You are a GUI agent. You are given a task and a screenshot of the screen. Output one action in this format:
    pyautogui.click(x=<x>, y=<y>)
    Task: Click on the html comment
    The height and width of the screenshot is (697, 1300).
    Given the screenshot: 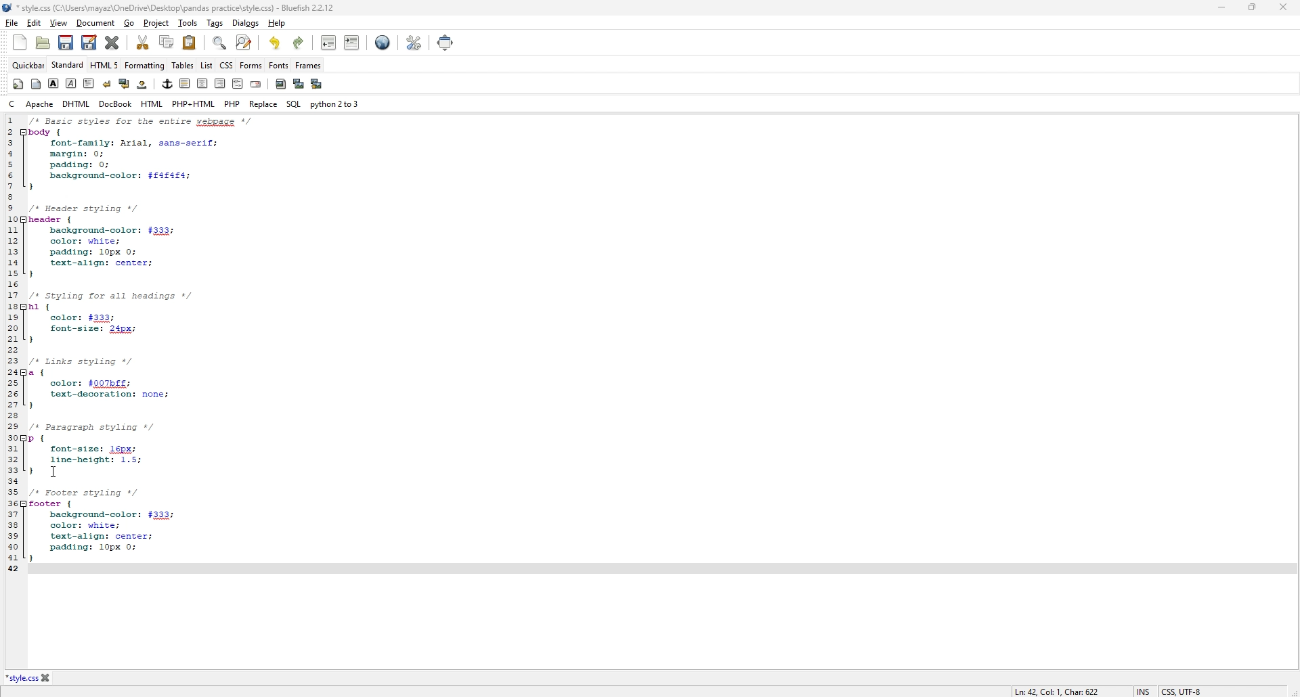 What is the action you would take?
    pyautogui.click(x=238, y=84)
    